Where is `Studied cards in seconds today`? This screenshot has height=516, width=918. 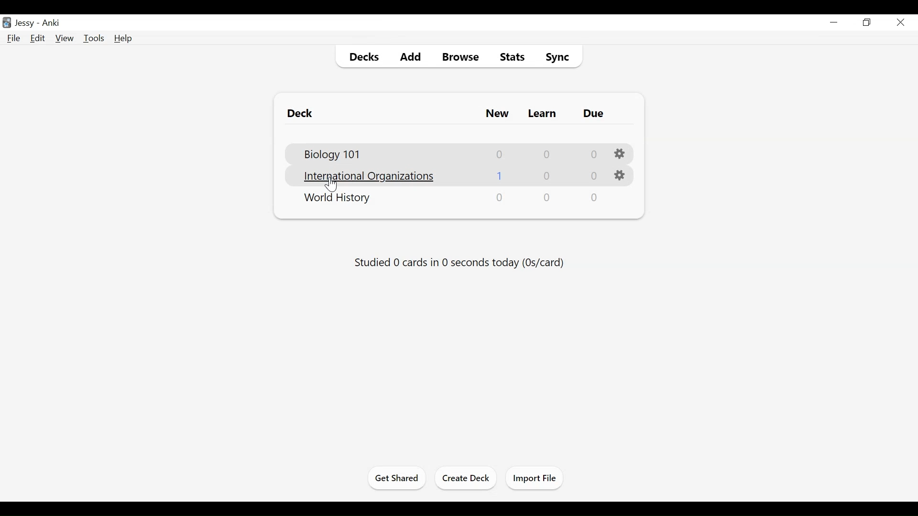
Studied cards in seconds today is located at coordinates (459, 263).